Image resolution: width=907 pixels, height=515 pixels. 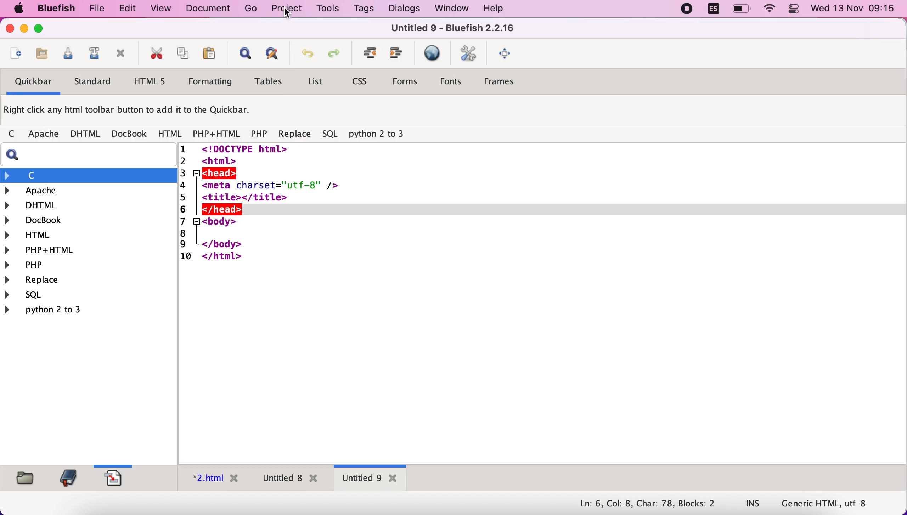 What do you see at coordinates (710, 10) in the screenshot?
I see `language` at bounding box center [710, 10].